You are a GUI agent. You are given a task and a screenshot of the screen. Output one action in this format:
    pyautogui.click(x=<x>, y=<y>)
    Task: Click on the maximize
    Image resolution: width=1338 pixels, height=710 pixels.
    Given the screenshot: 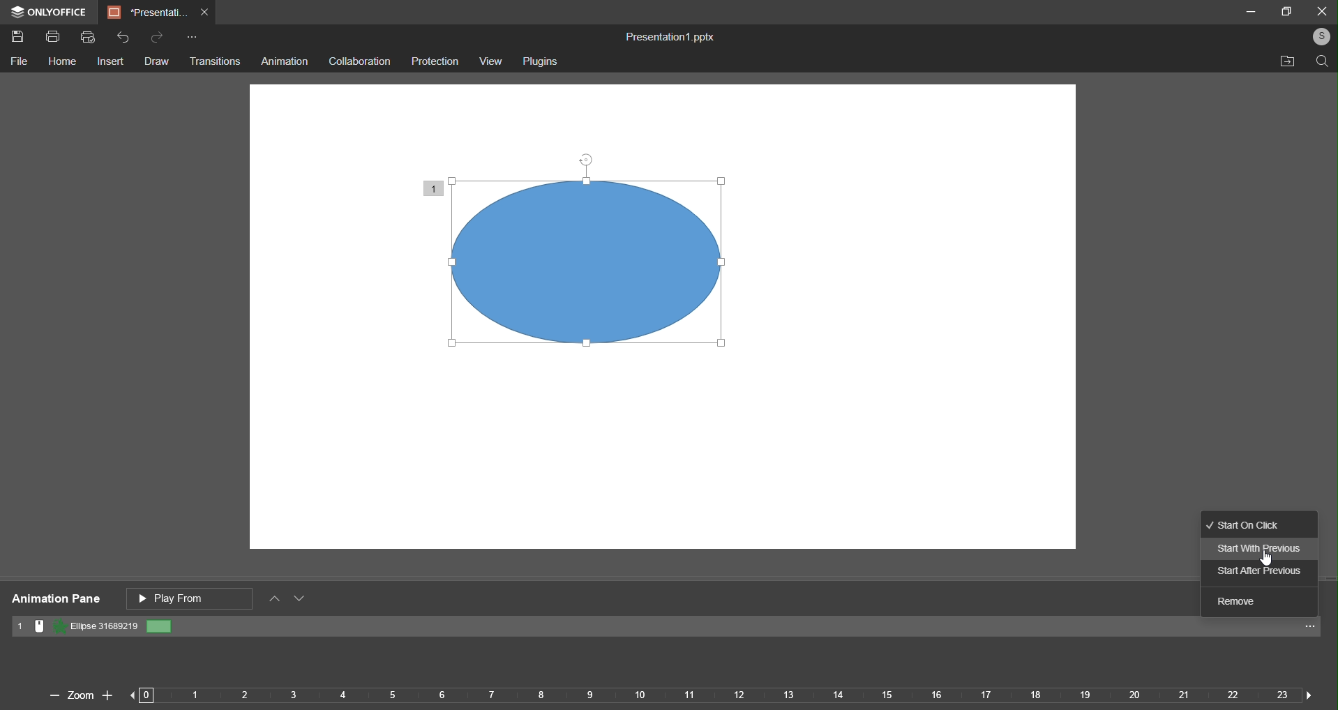 What is the action you would take?
    pyautogui.click(x=1288, y=12)
    